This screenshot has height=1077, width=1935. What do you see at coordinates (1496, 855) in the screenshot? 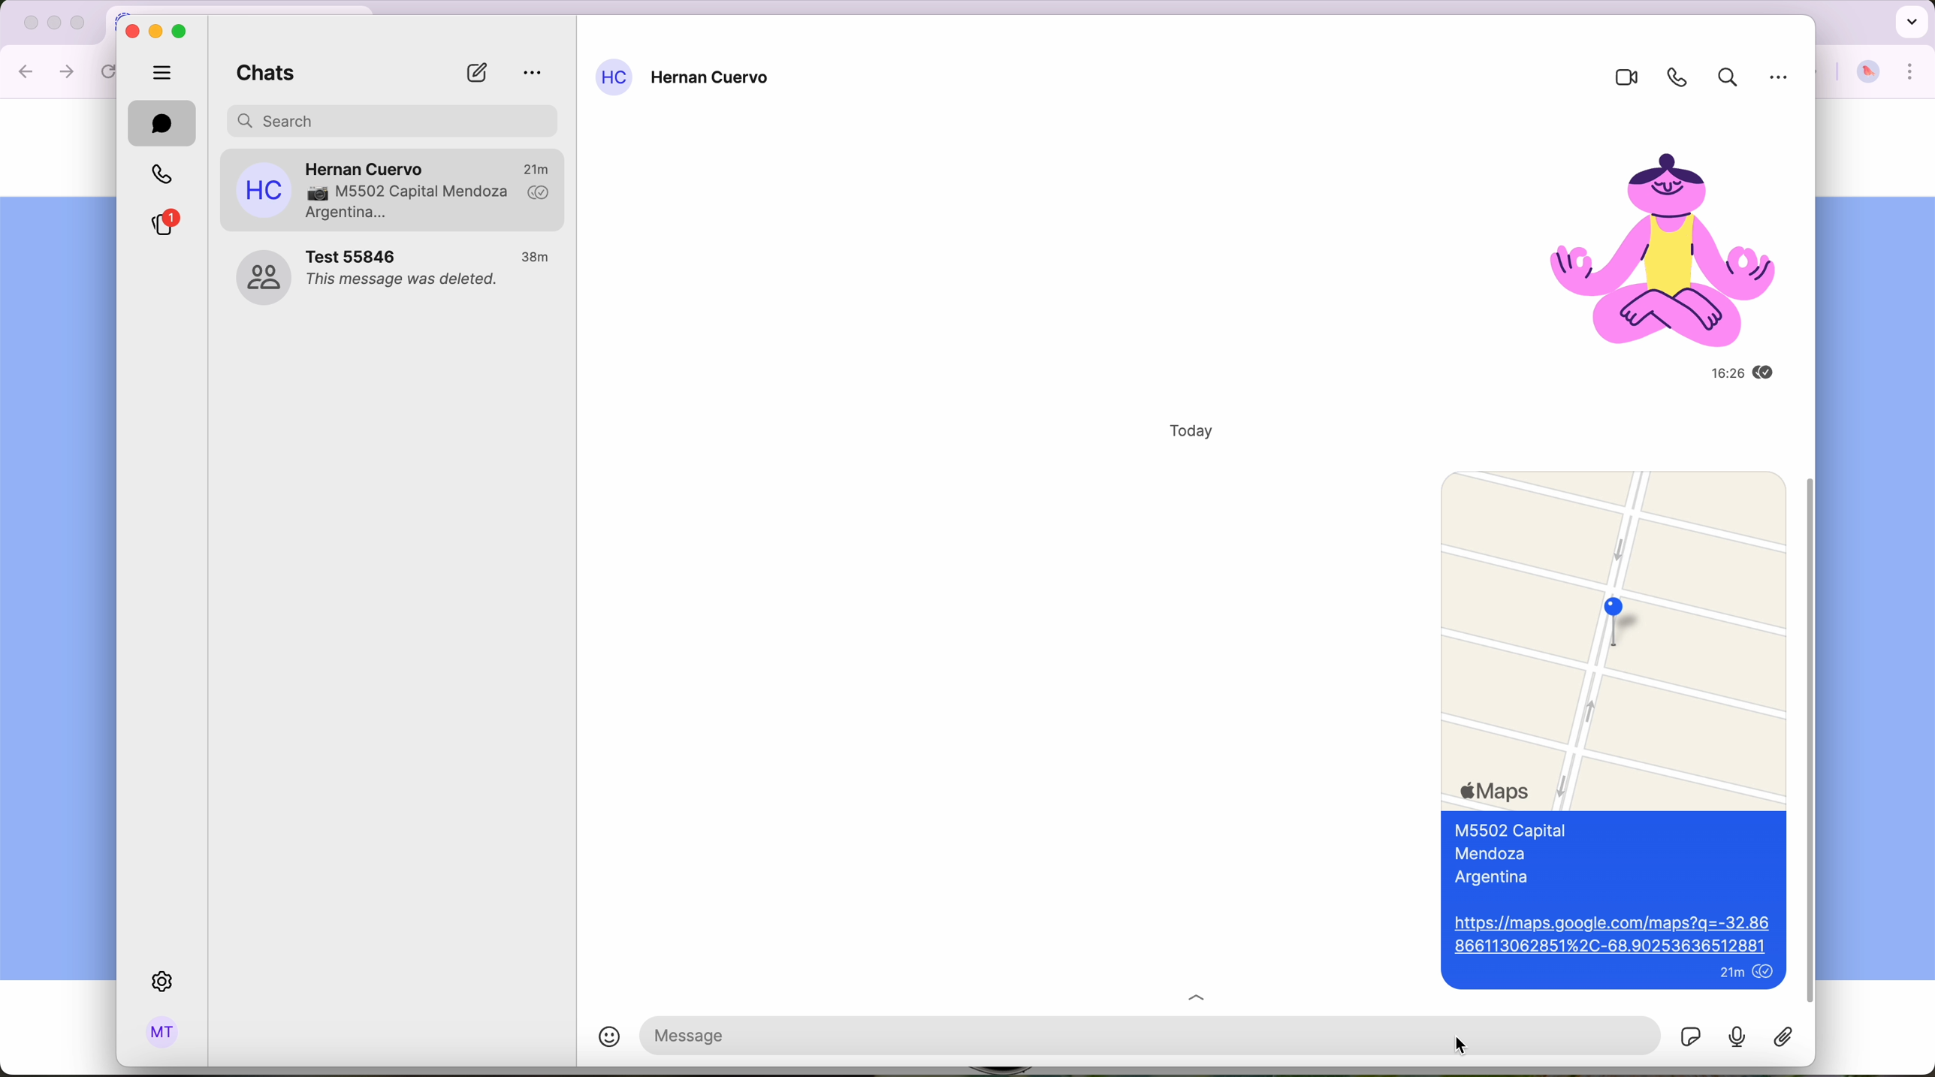
I see `Mendoza` at bounding box center [1496, 855].